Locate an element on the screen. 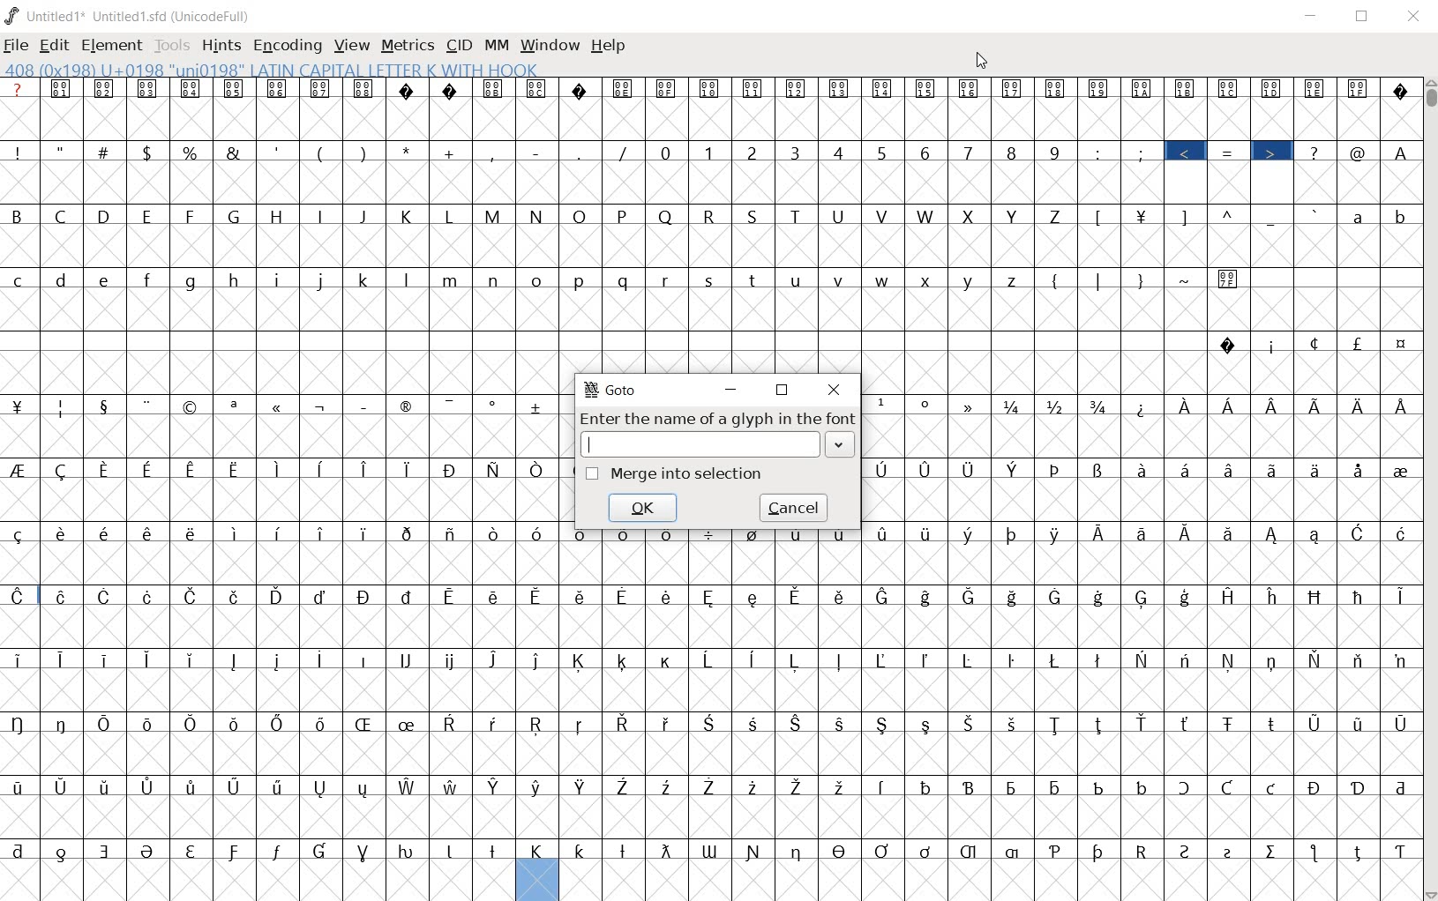 The width and height of the screenshot is (1438, 901). empty glyph slots is located at coordinates (714, 689).